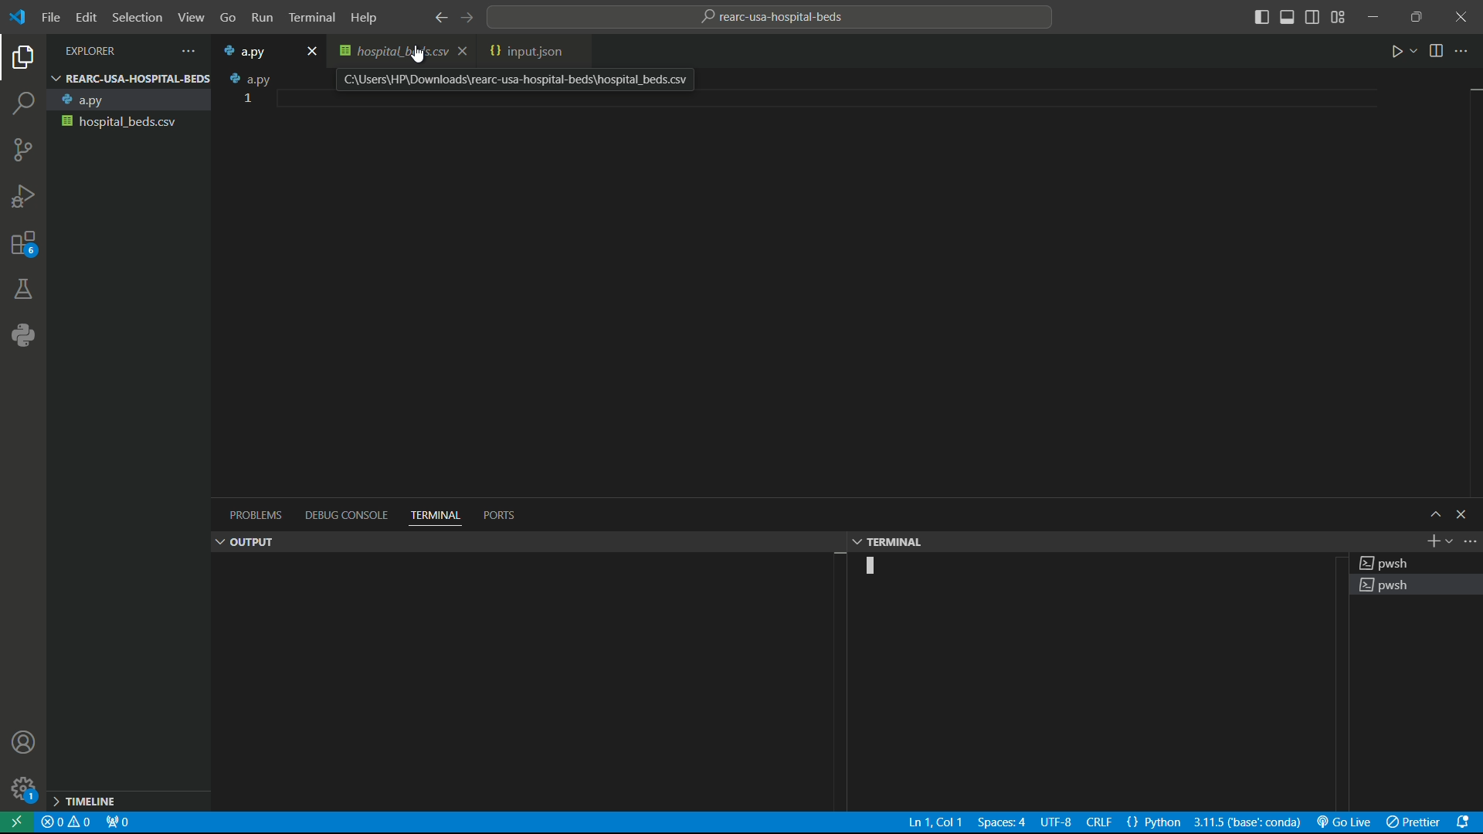 This screenshot has height=834, width=1483. Describe the element at coordinates (1376, 17) in the screenshot. I see `minimize` at that location.